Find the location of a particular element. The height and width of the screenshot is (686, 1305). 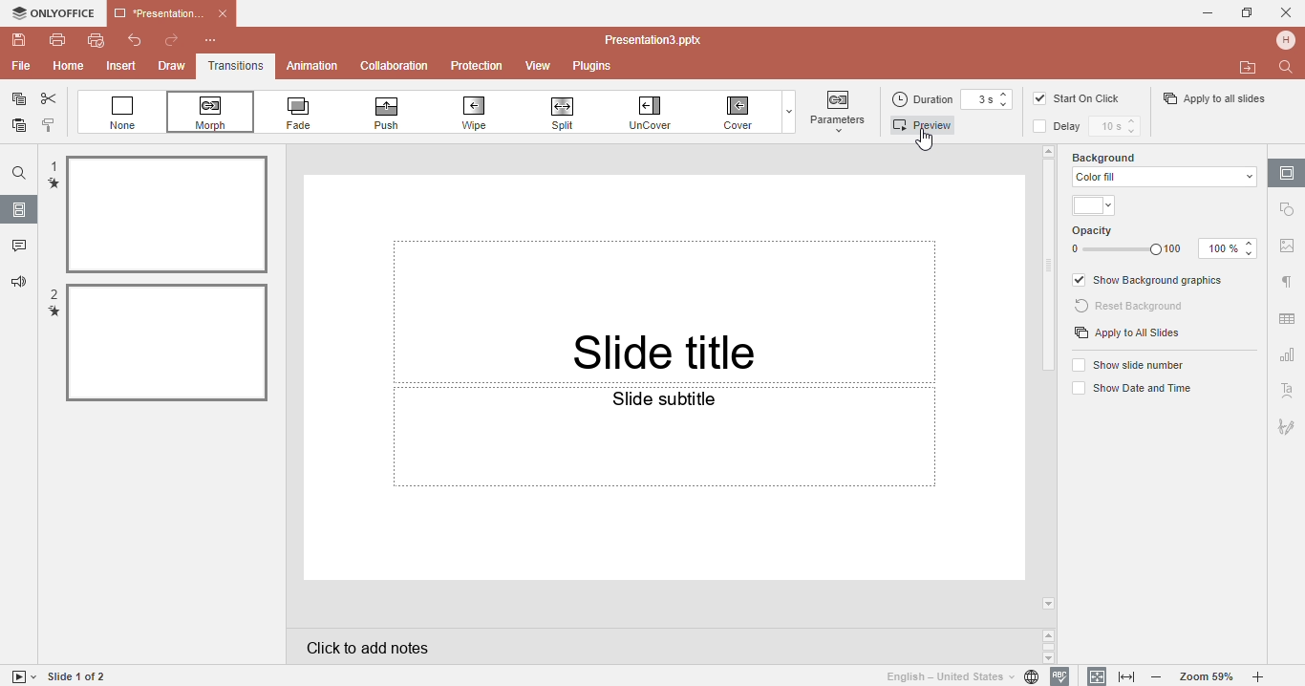

Profile name is located at coordinates (1288, 39).